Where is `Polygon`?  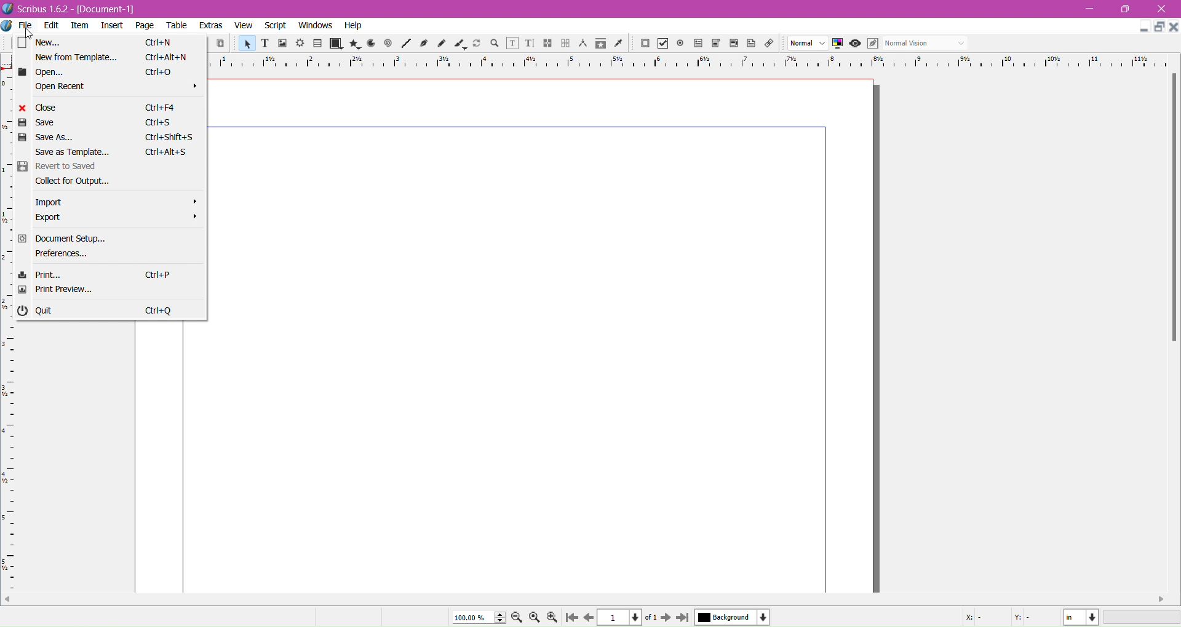
Polygon is located at coordinates (354, 44).